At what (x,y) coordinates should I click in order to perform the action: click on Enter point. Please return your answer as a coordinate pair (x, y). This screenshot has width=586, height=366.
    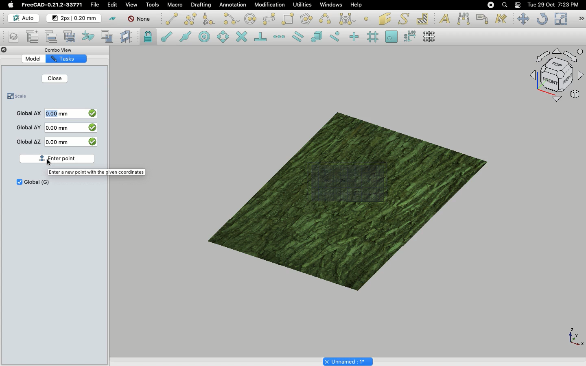
    Looking at the image, I should click on (57, 159).